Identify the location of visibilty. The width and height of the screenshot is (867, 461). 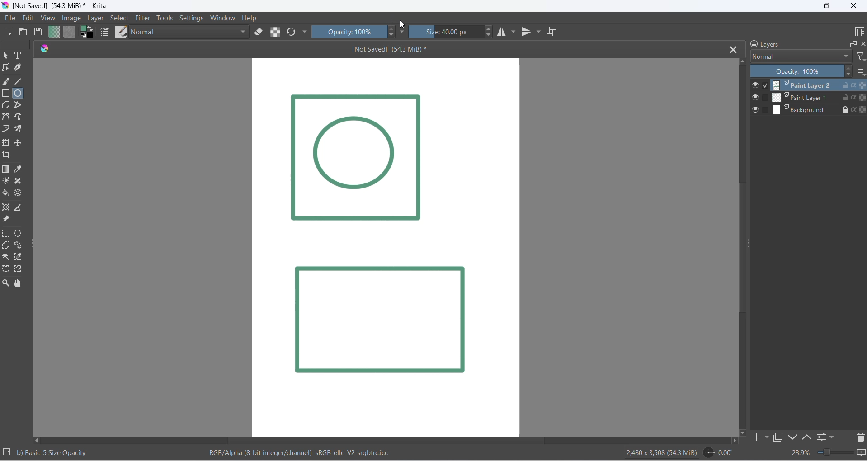
(755, 109).